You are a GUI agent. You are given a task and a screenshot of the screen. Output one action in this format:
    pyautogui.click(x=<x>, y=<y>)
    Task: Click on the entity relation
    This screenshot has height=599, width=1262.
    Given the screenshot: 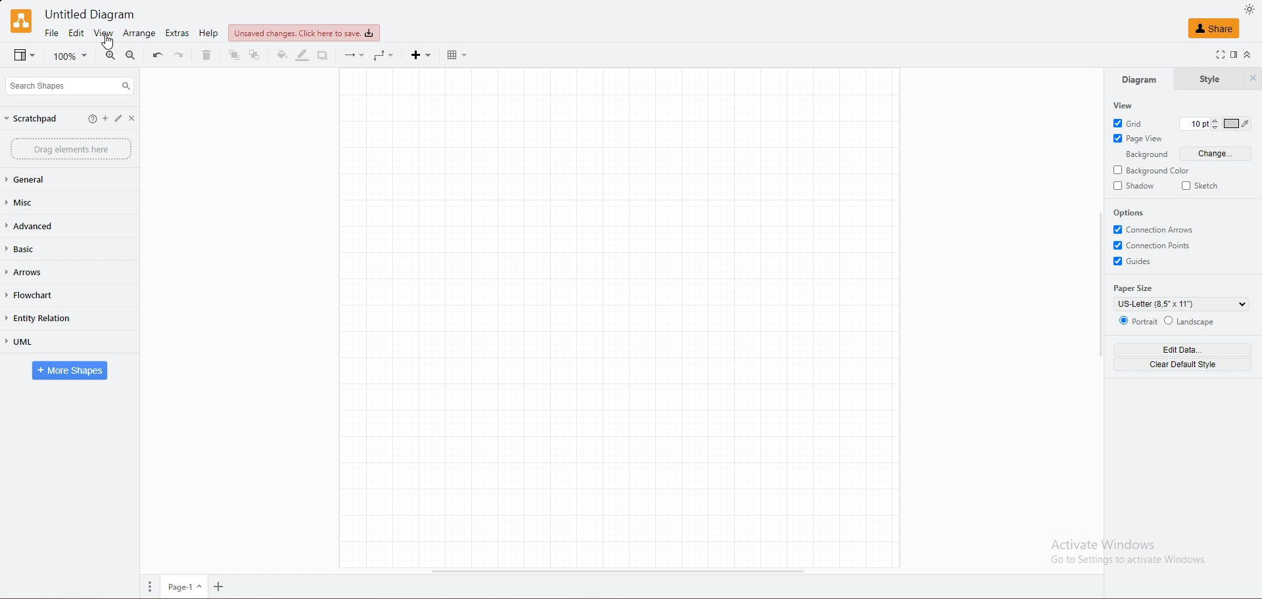 What is the action you would take?
    pyautogui.click(x=48, y=318)
    